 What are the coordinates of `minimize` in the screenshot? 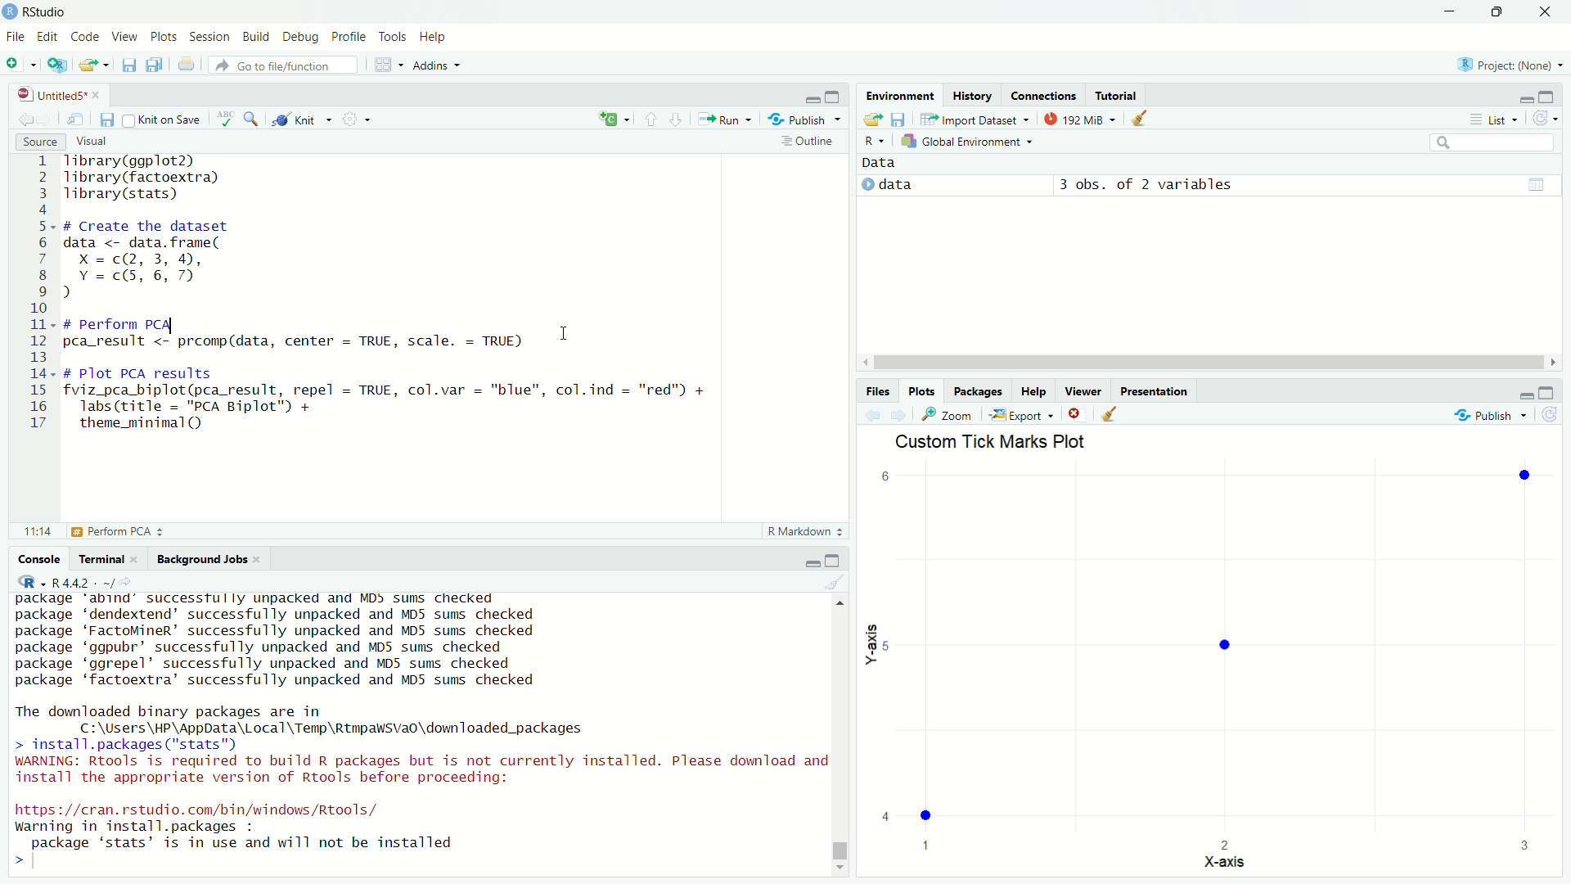 It's located at (1450, 11).